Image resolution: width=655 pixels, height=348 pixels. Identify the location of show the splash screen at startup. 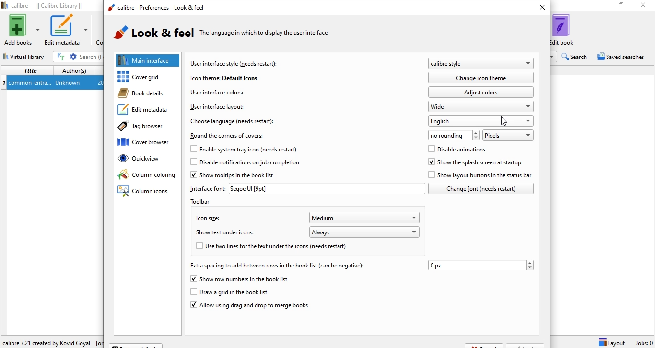
(475, 162).